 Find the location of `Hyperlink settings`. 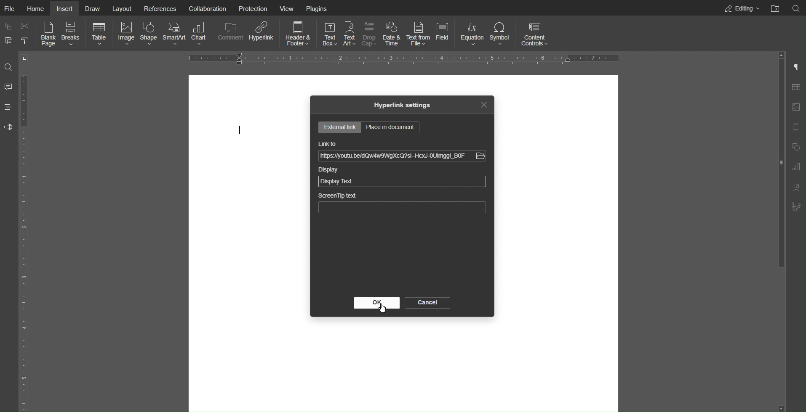

Hyperlink settings is located at coordinates (402, 106).